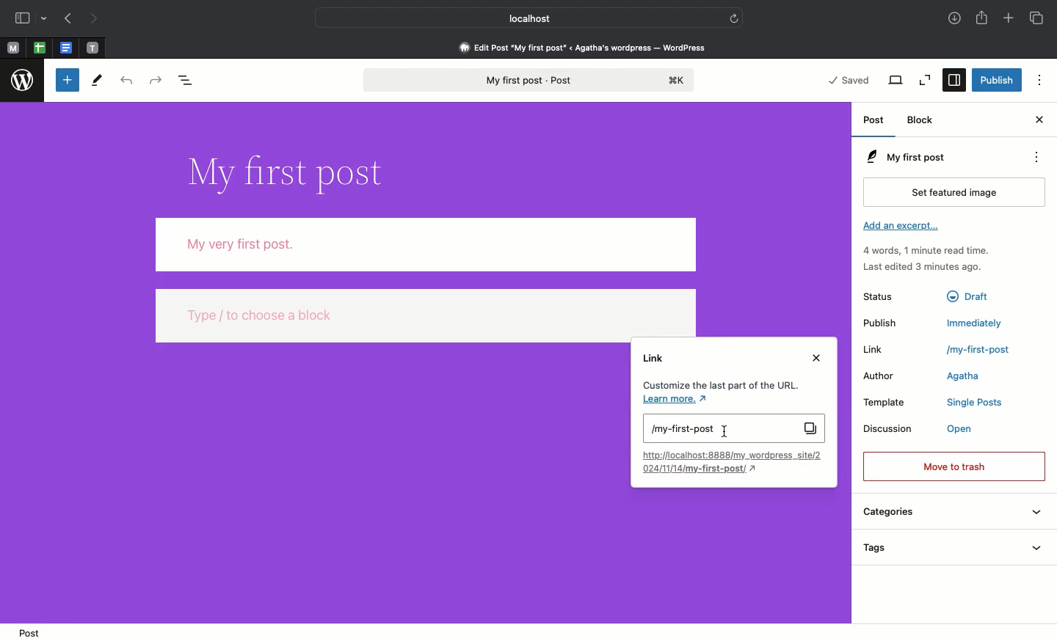  Describe the element at coordinates (876, 376) in the screenshot. I see `Author` at that location.